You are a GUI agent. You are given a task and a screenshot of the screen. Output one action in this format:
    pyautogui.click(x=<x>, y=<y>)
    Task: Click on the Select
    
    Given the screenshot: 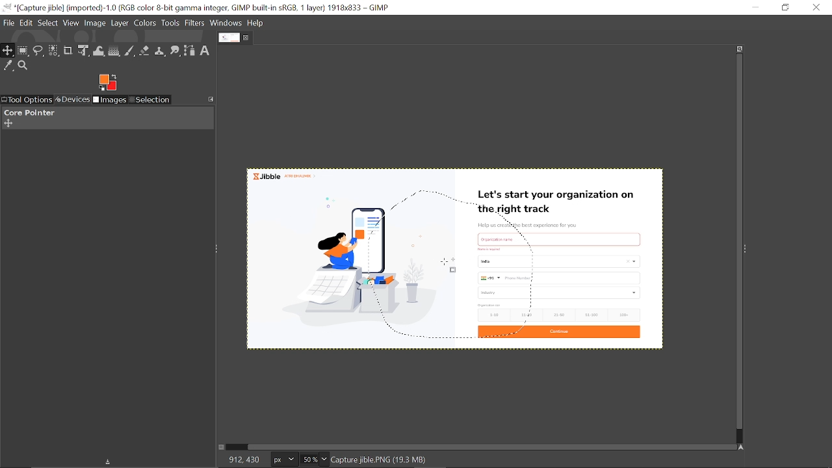 What is the action you would take?
    pyautogui.click(x=49, y=23)
    